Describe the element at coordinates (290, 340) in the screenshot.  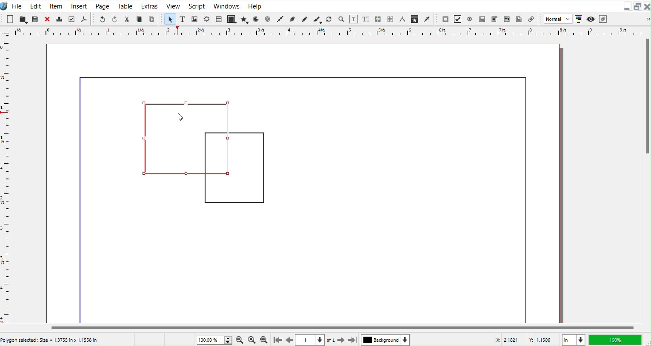
I see `Go to previous Page` at that location.